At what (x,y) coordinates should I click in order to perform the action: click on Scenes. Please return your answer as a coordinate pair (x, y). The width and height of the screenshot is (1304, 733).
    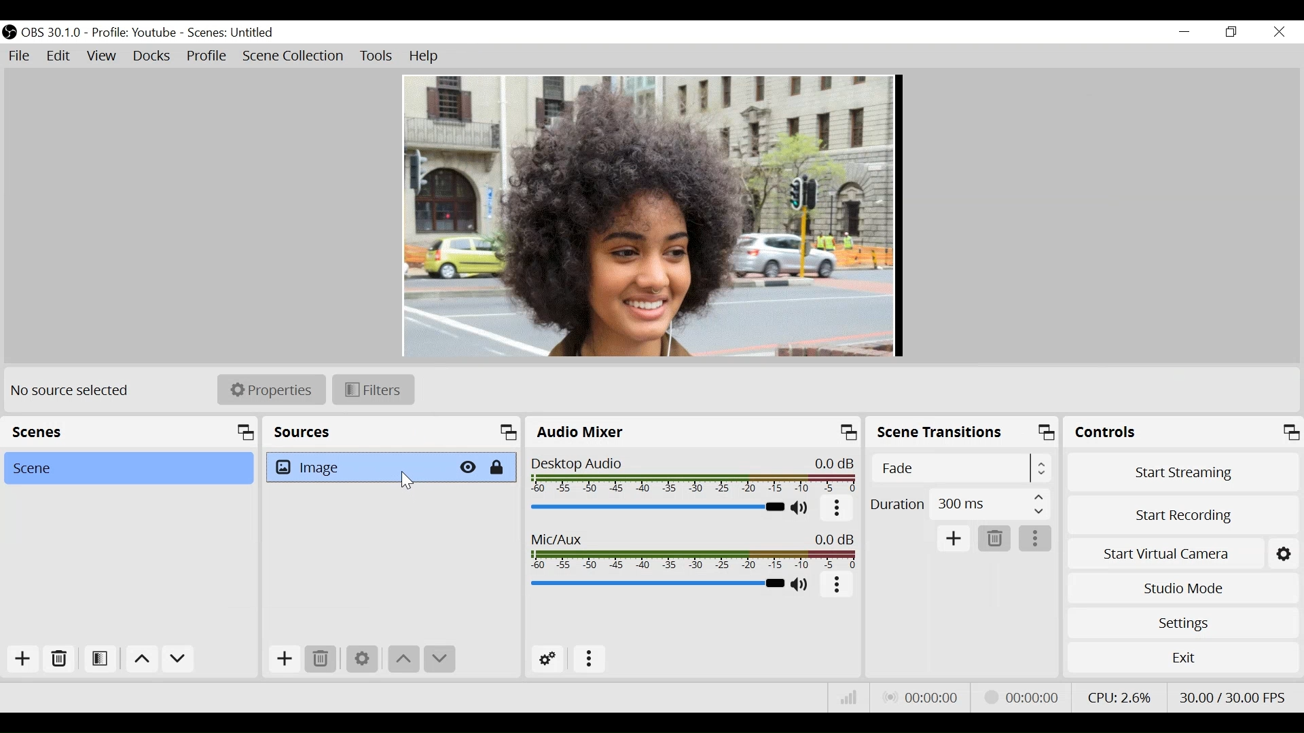
    Looking at the image, I should click on (130, 433).